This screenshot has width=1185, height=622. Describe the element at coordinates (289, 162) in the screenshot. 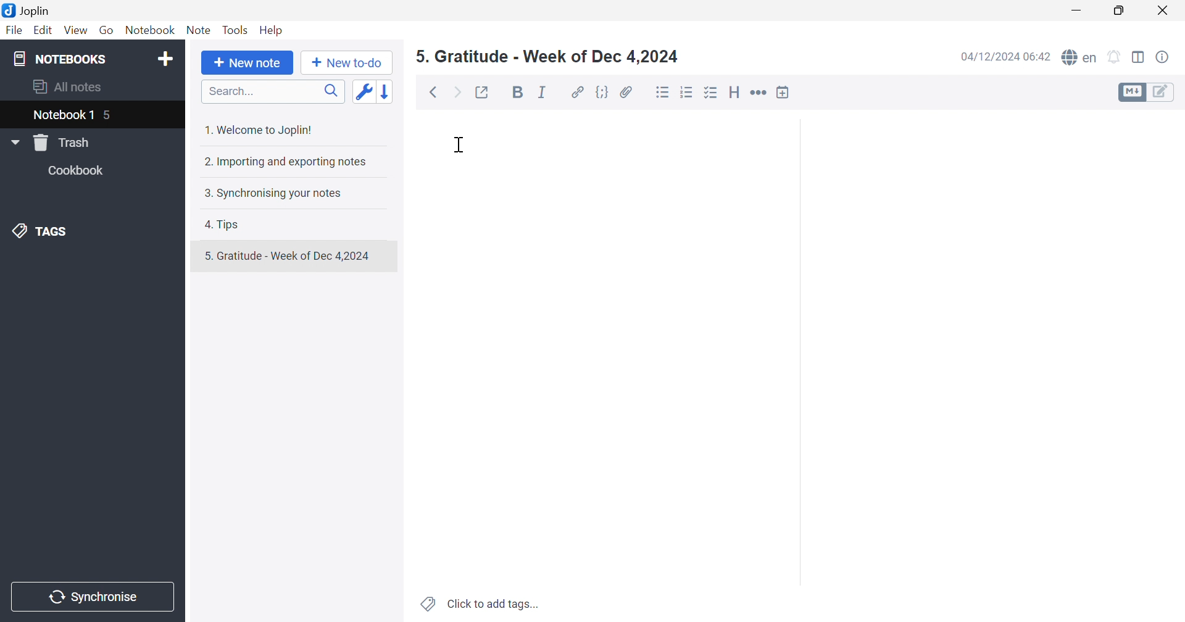

I see `2. Importing and exporting notes` at that location.